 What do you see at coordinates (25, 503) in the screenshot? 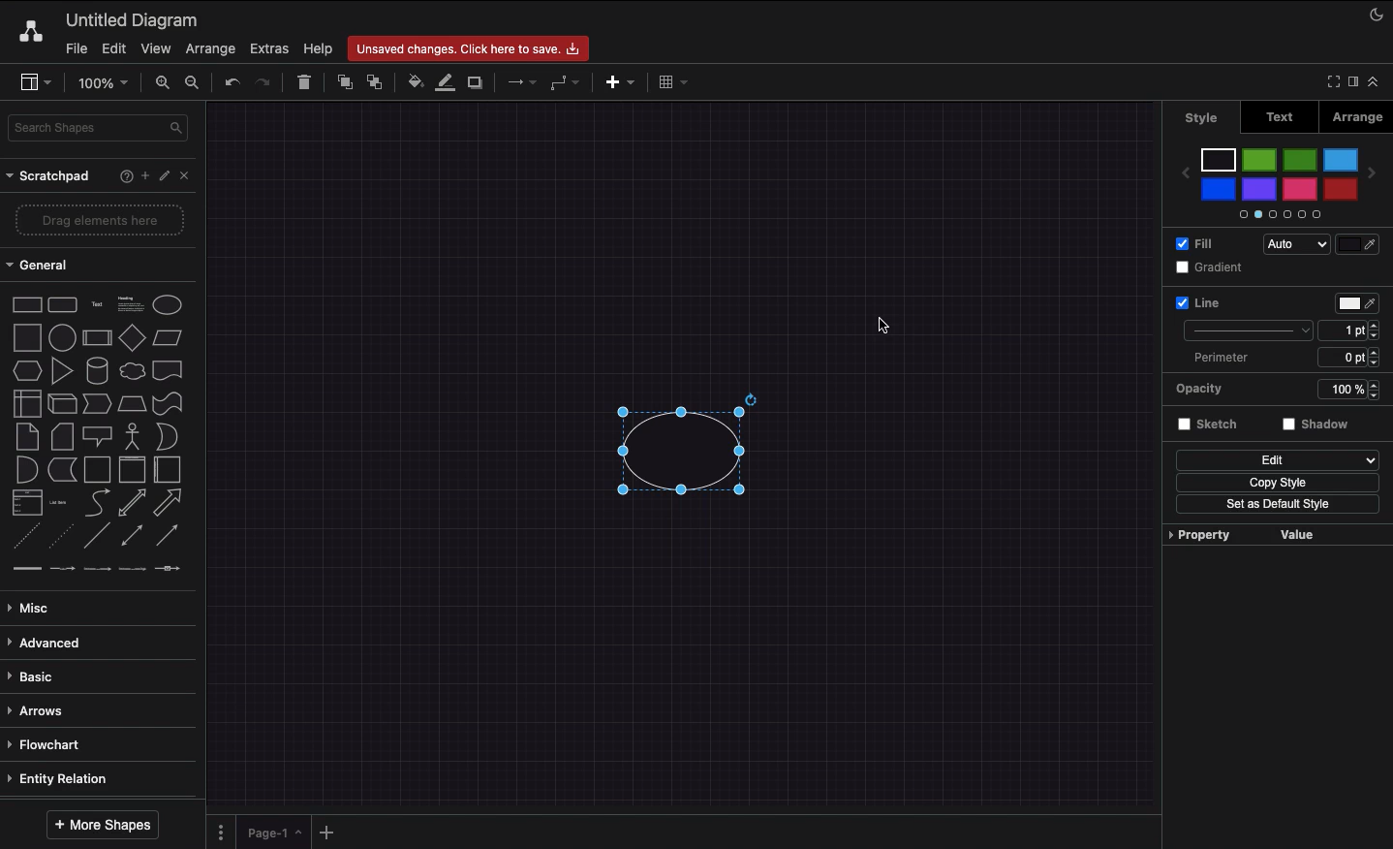
I see `List` at bounding box center [25, 503].